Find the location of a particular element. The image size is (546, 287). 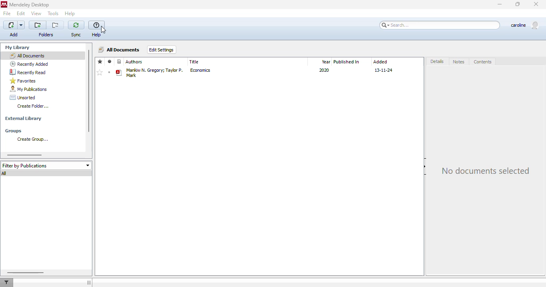

Mankiw N. Gregory Taylor P. Mark is located at coordinates (155, 73).